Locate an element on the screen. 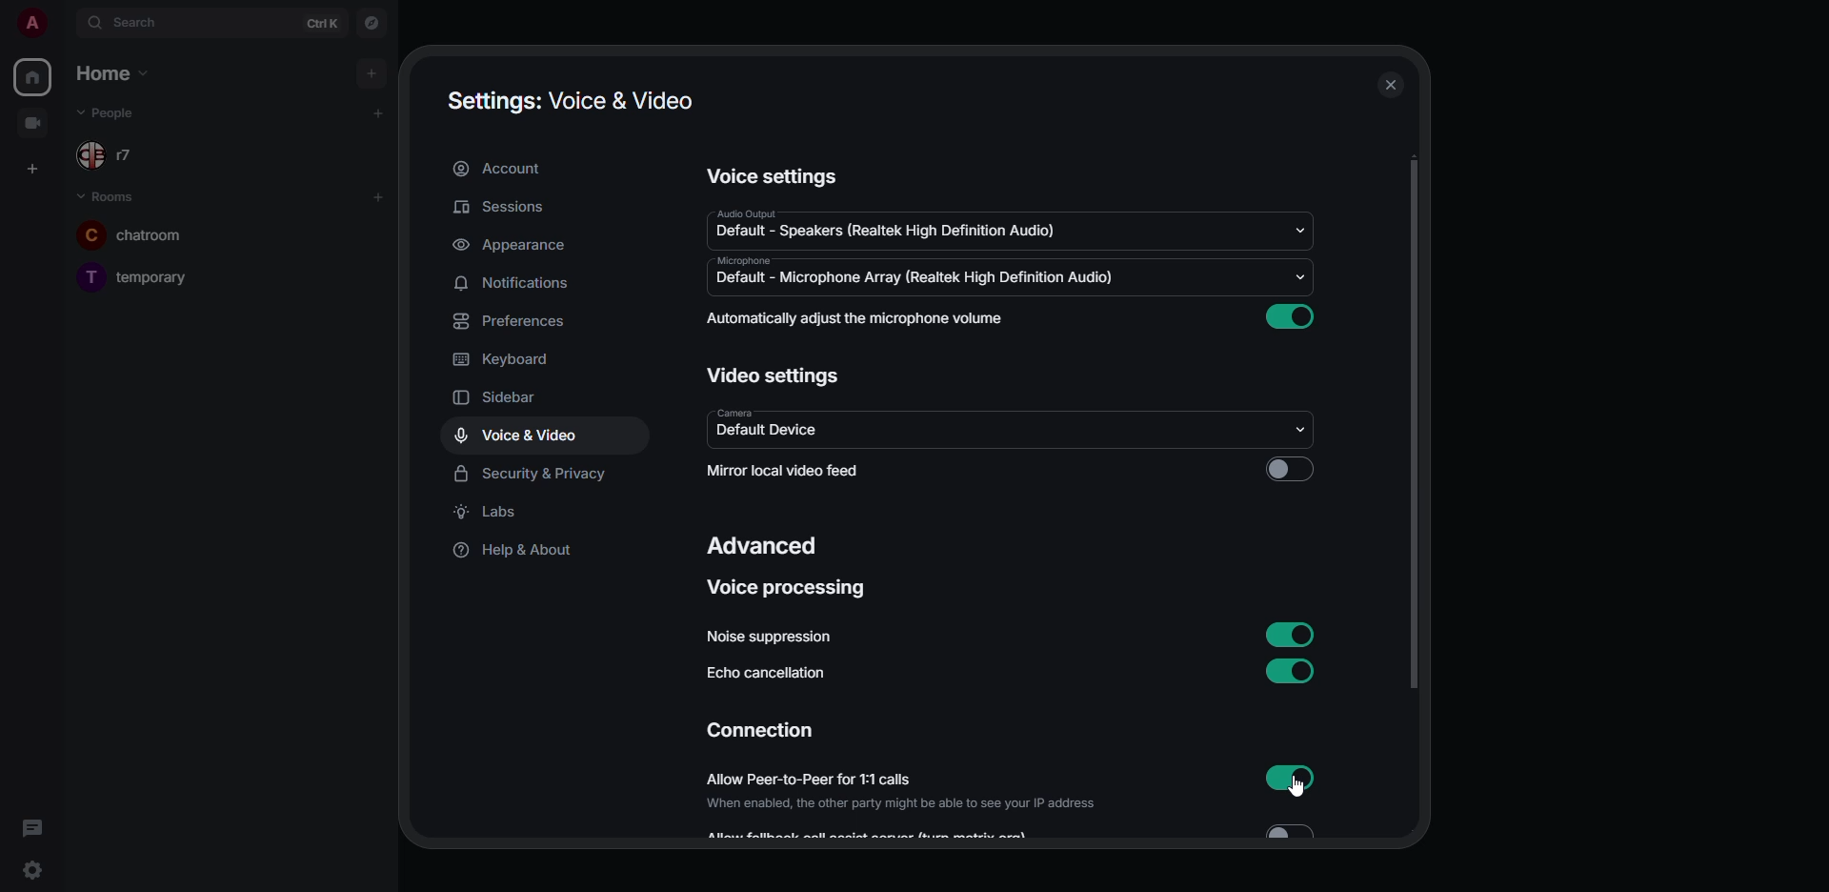 The height and width of the screenshot is (892, 1829). home is located at coordinates (109, 72).